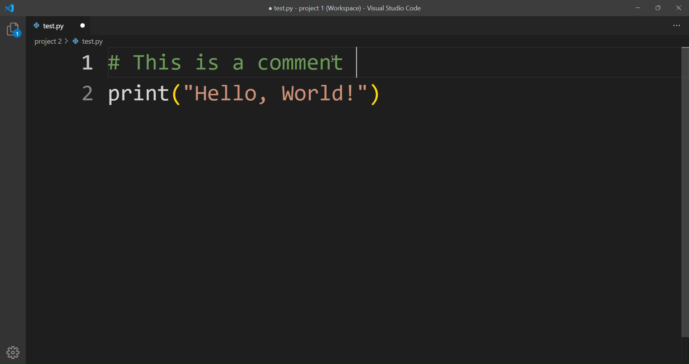 This screenshot has width=689, height=364. I want to click on path, so click(76, 42).